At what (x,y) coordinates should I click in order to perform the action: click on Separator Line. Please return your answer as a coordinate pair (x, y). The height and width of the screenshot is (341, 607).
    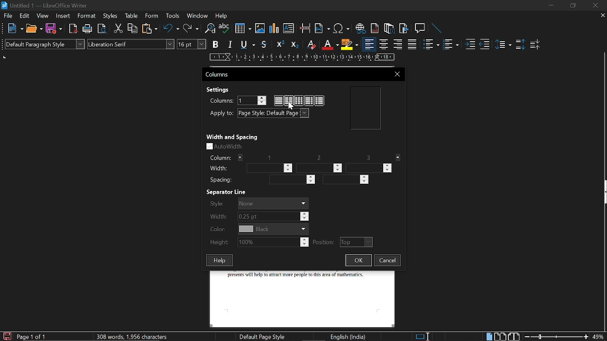
    Looking at the image, I should click on (229, 192).